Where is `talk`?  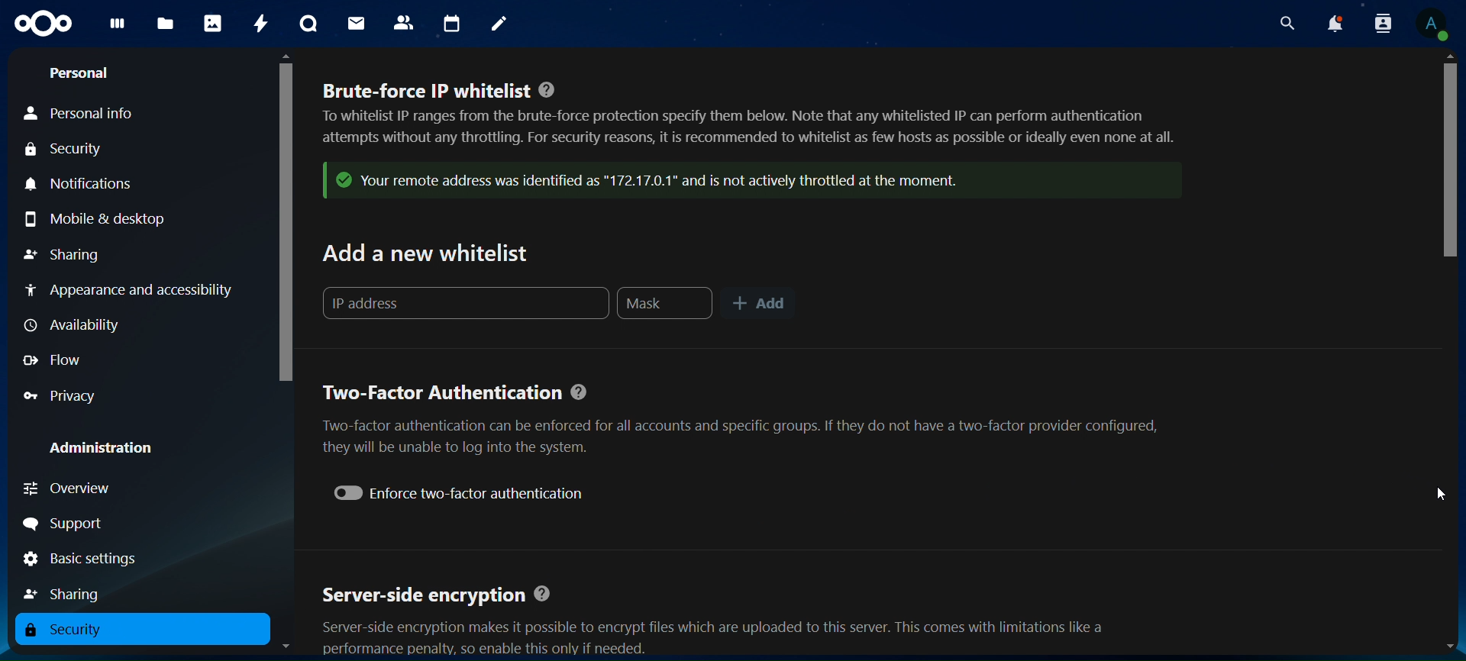 talk is located at coordinates (306, 24).